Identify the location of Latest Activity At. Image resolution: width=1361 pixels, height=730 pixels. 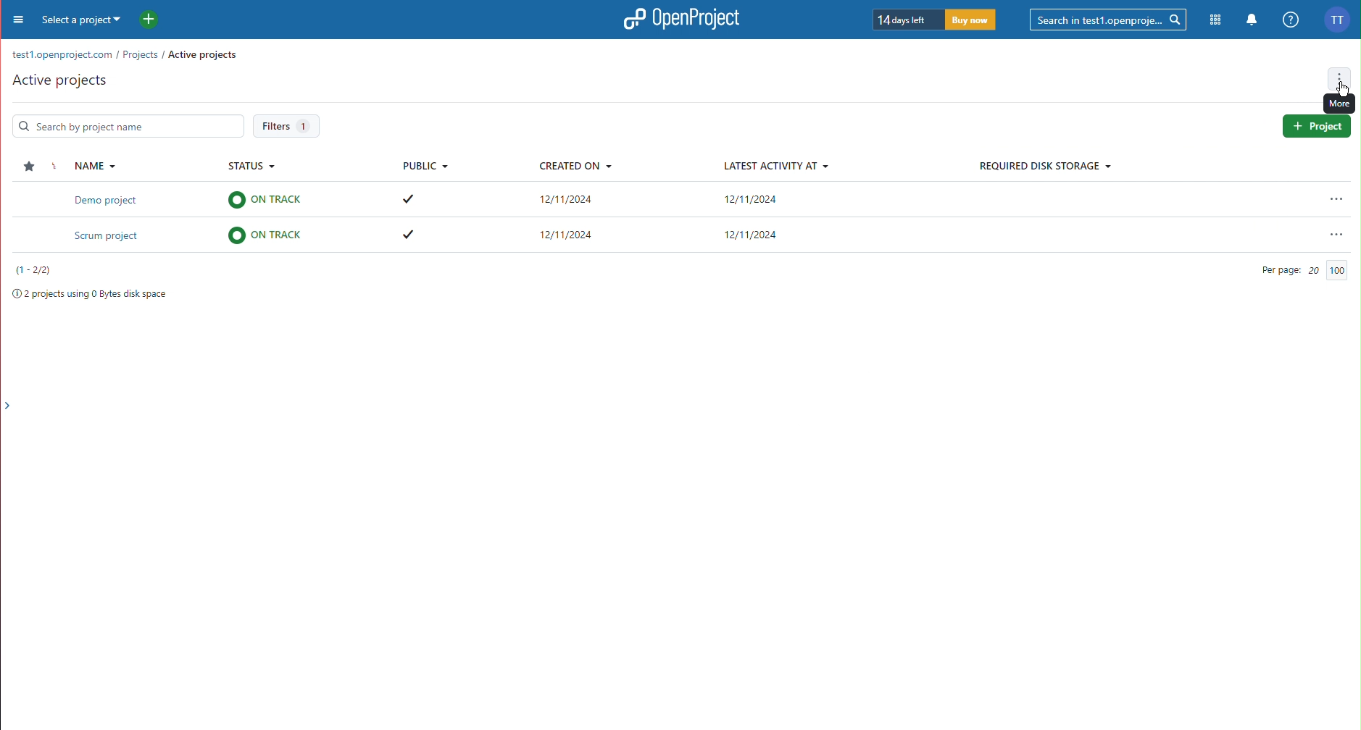
(776, 167).